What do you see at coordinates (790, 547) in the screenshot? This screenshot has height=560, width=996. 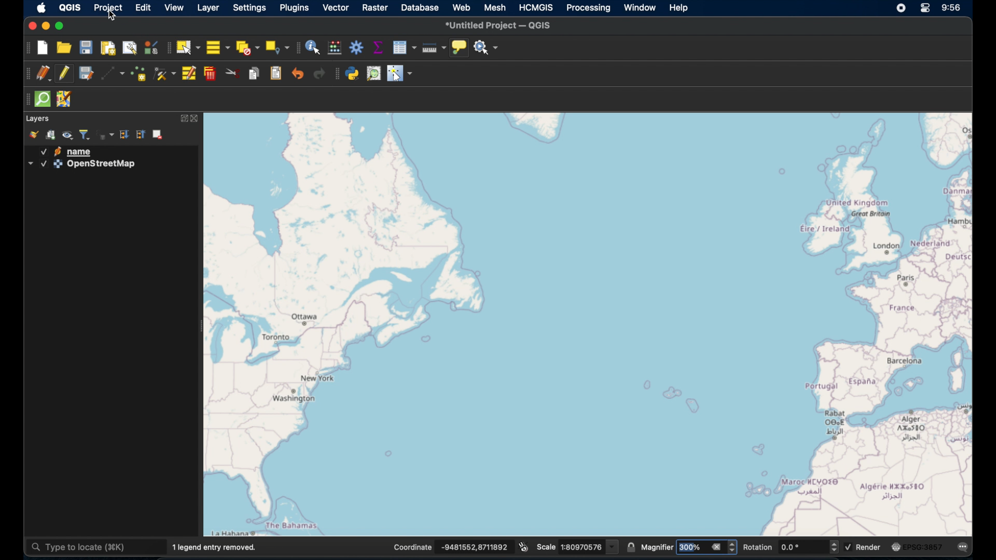 I see `rotation` at bounding box center [790, 547].